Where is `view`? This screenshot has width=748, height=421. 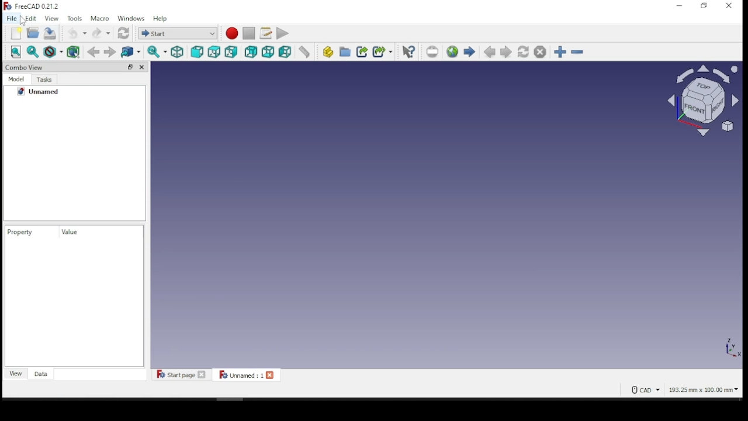
view is located at coordinates (51, 18).